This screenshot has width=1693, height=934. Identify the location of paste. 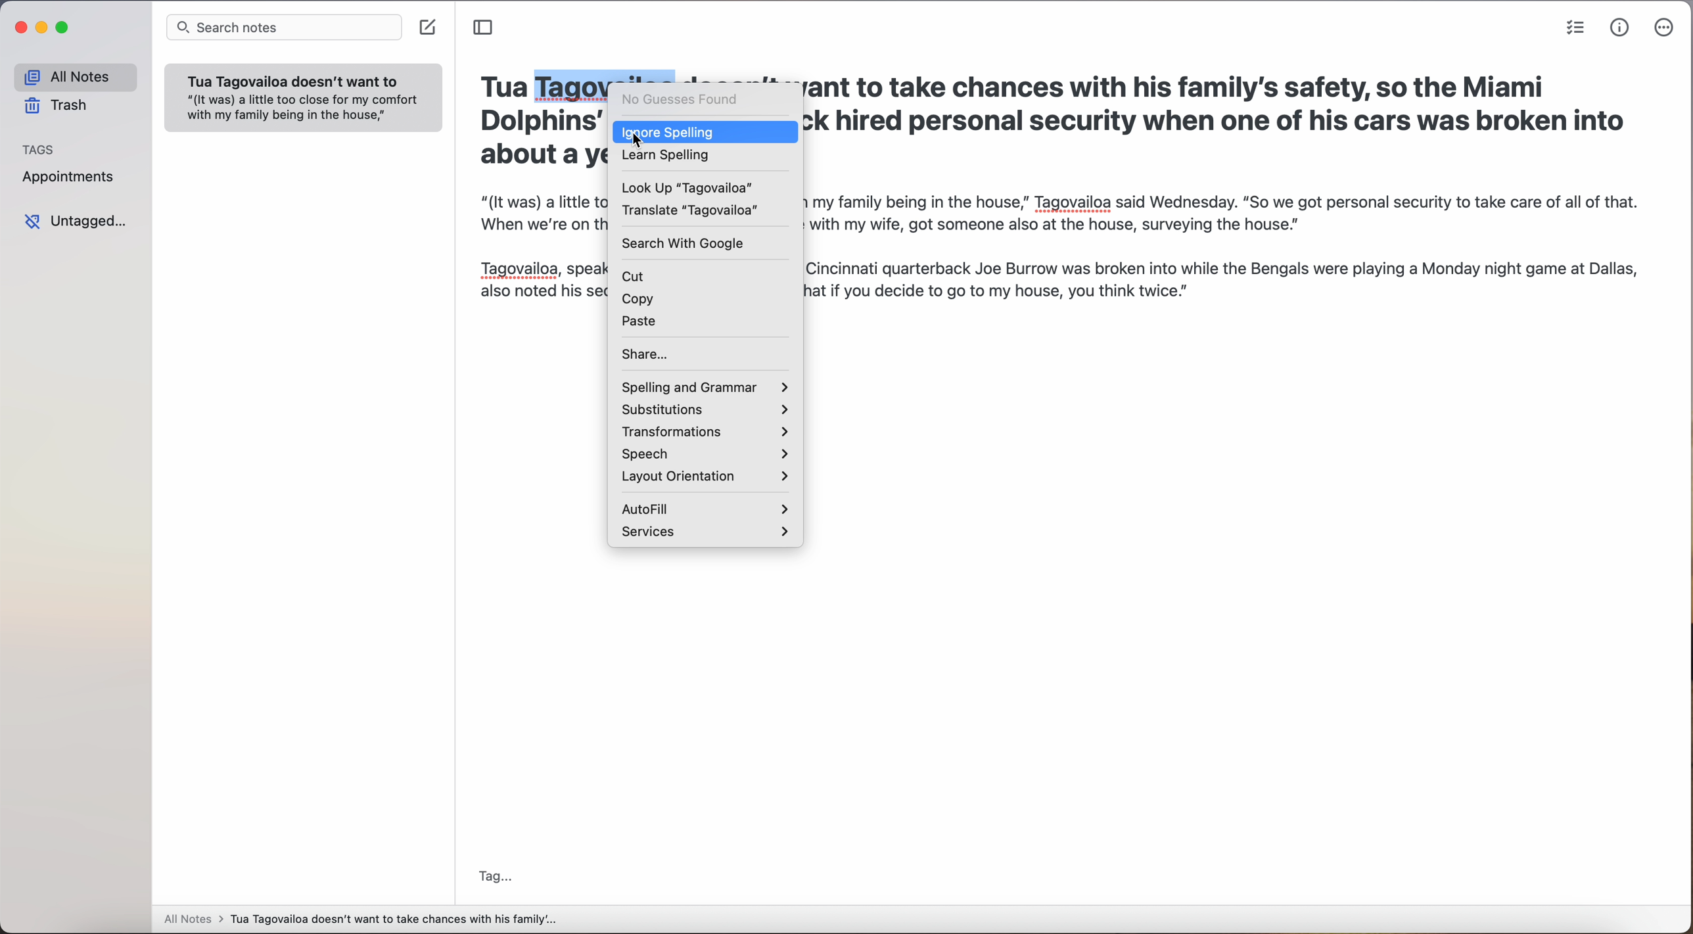
(644, 320).